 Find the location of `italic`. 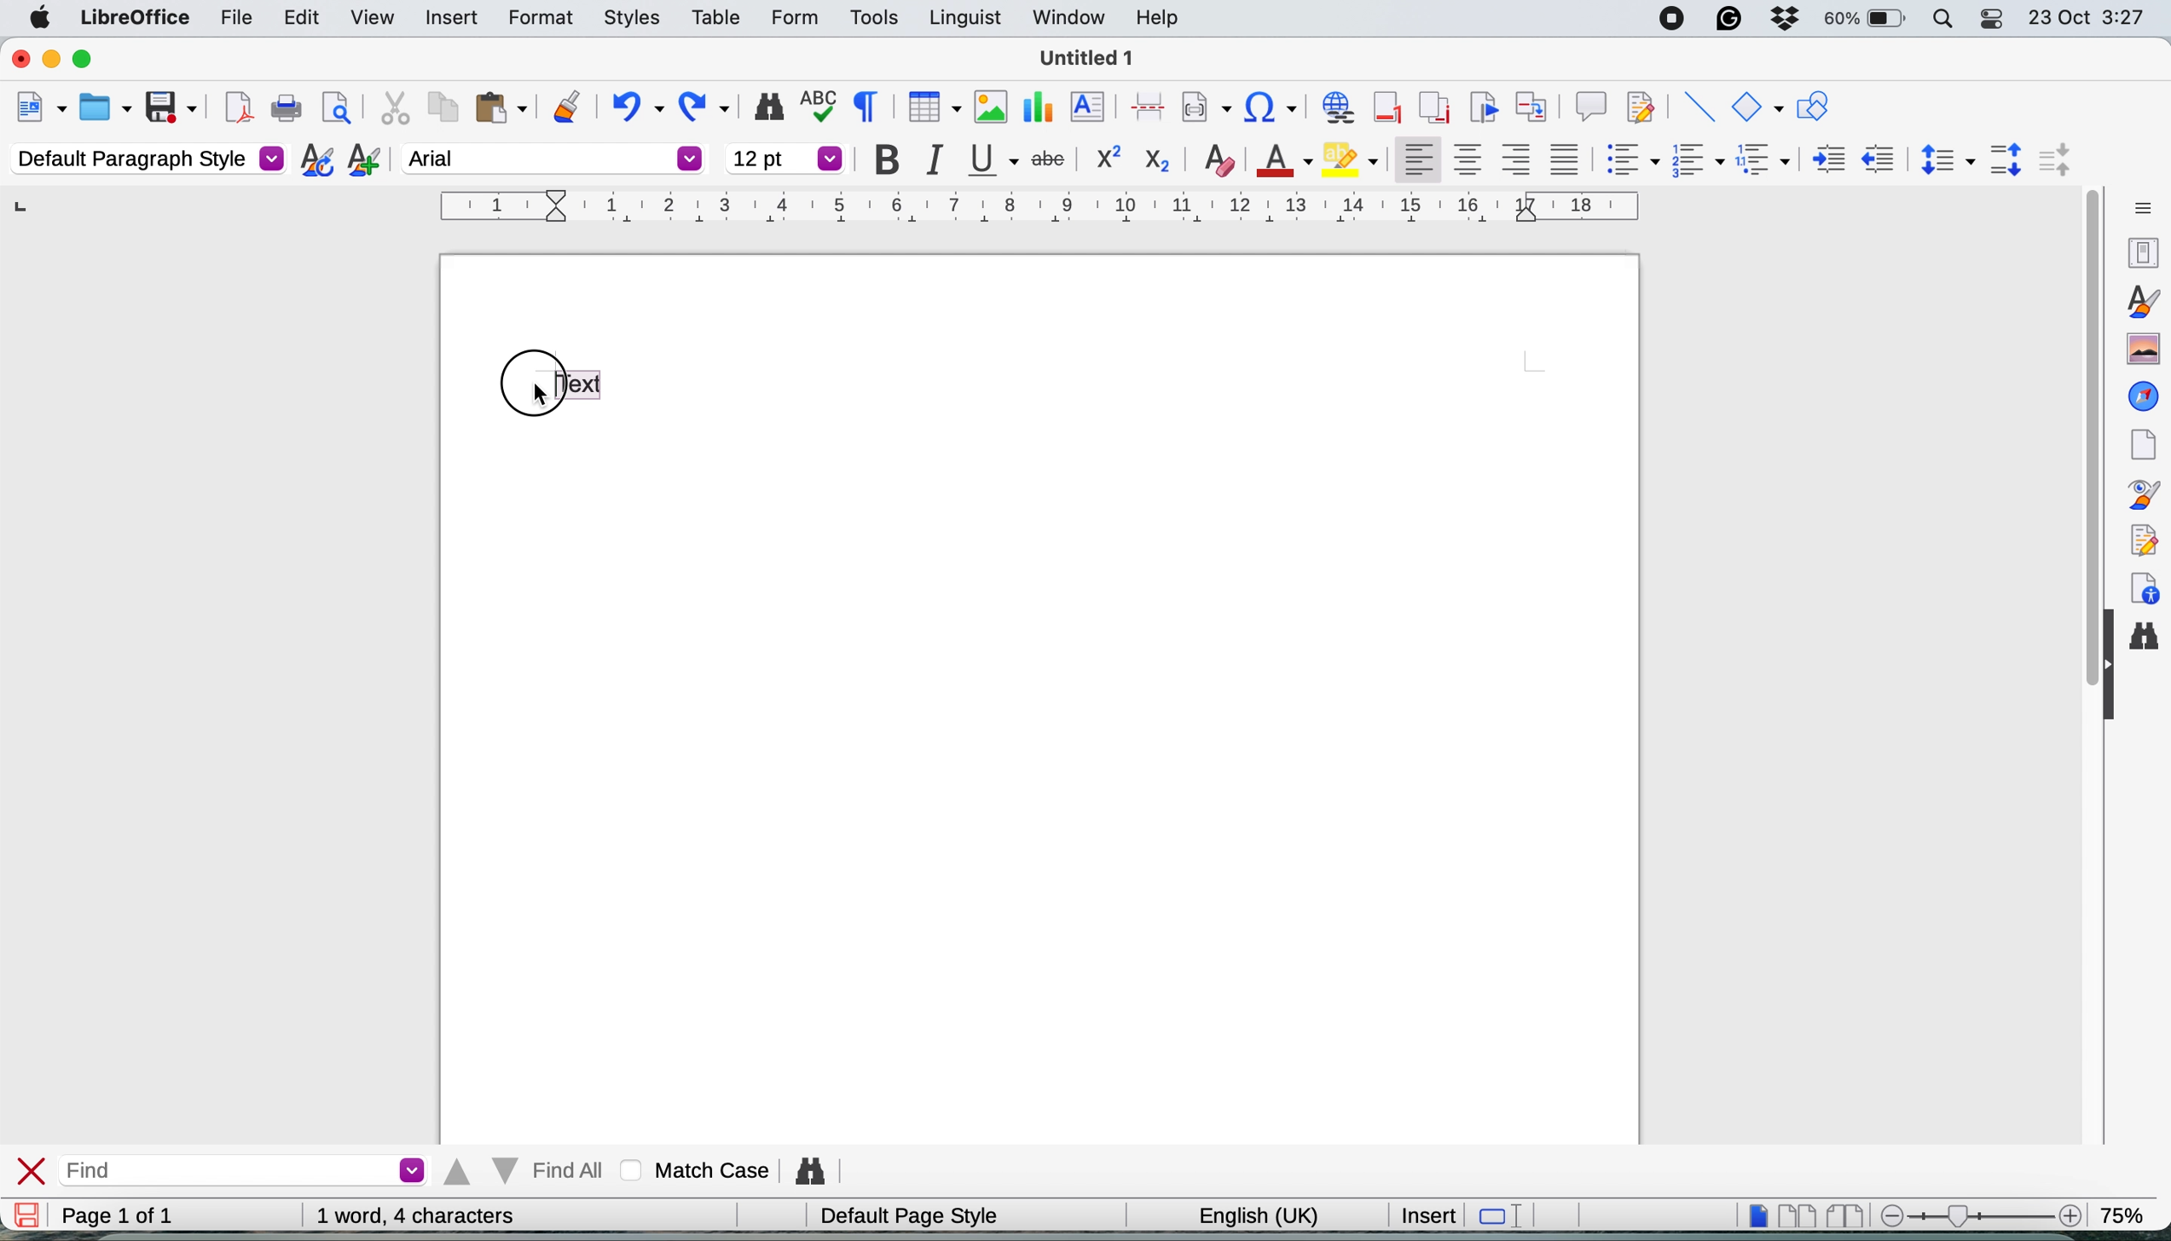

italic is located at coordinates (933, 159).